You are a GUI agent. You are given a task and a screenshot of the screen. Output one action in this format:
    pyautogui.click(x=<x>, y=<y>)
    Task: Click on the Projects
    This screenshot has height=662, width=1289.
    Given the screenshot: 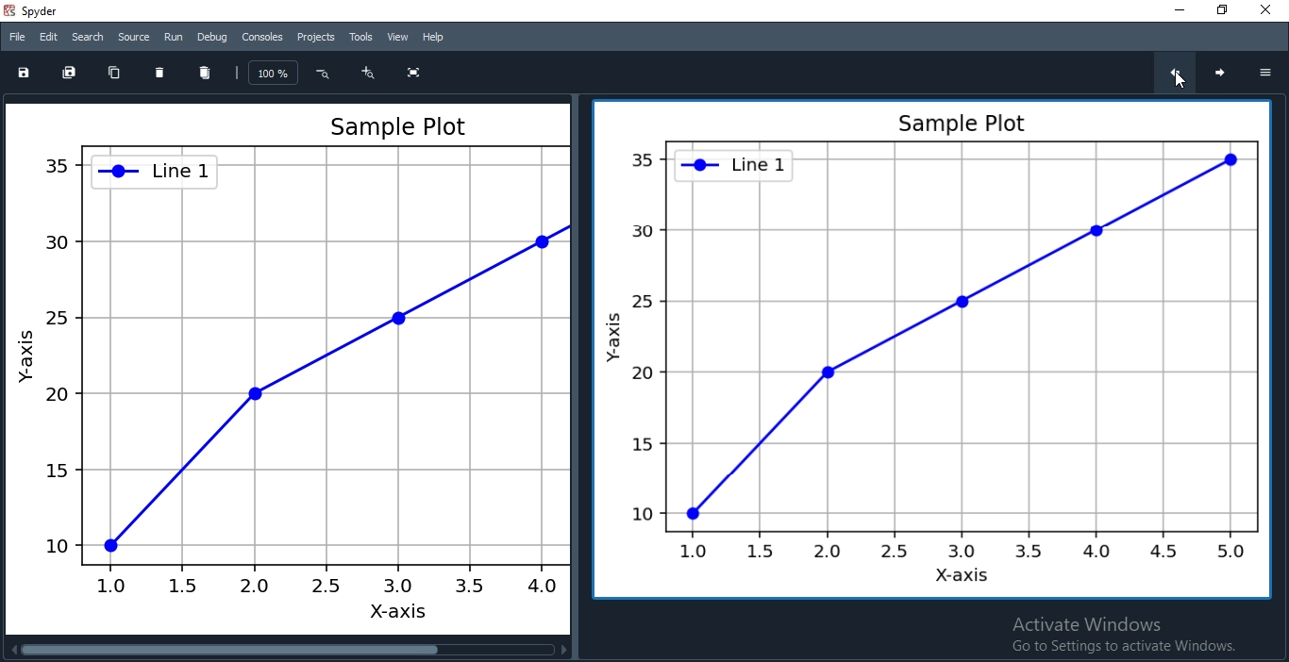 What is the action you would take?
    pyautogui.click(x=316, y=37)
    